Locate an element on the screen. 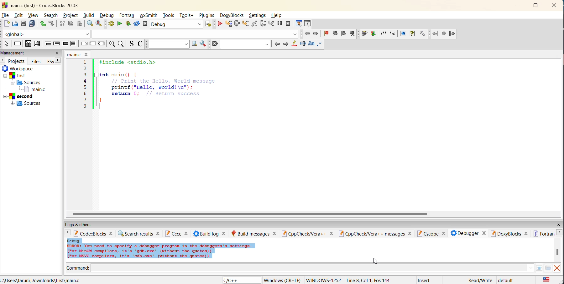 Image resolution: width=564 pixels, height=284 pixels. Last jump is located at coordinates (443, 34).